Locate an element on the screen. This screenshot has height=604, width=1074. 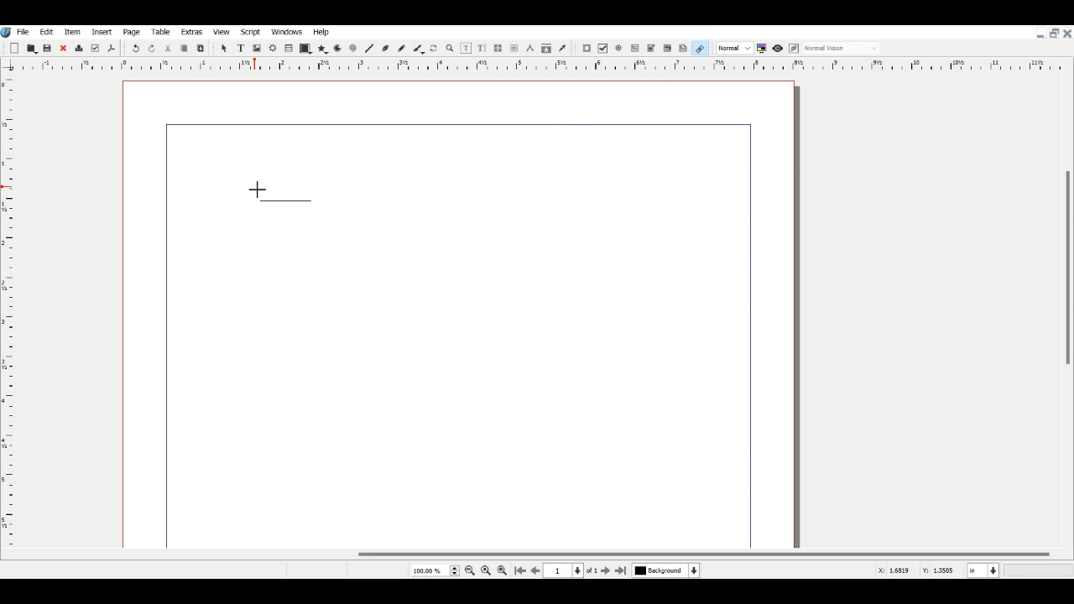
Zoom in is located at coordinates (502, 570).